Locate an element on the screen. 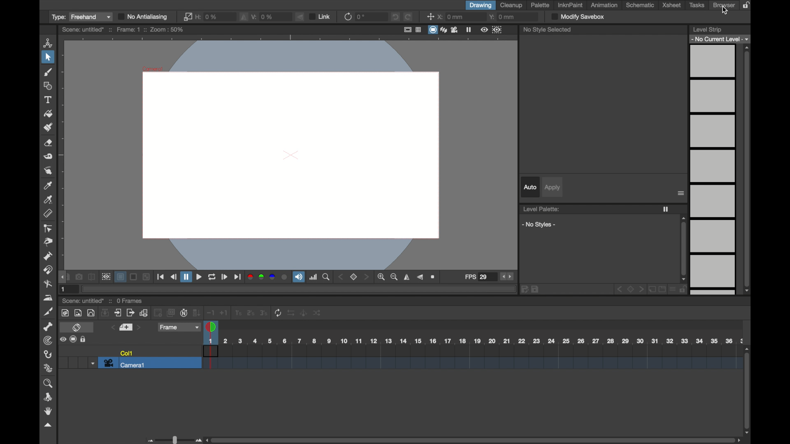 The width and height of the screenshot is (790, 444). backgrounds is located at coordinates (133, 277).